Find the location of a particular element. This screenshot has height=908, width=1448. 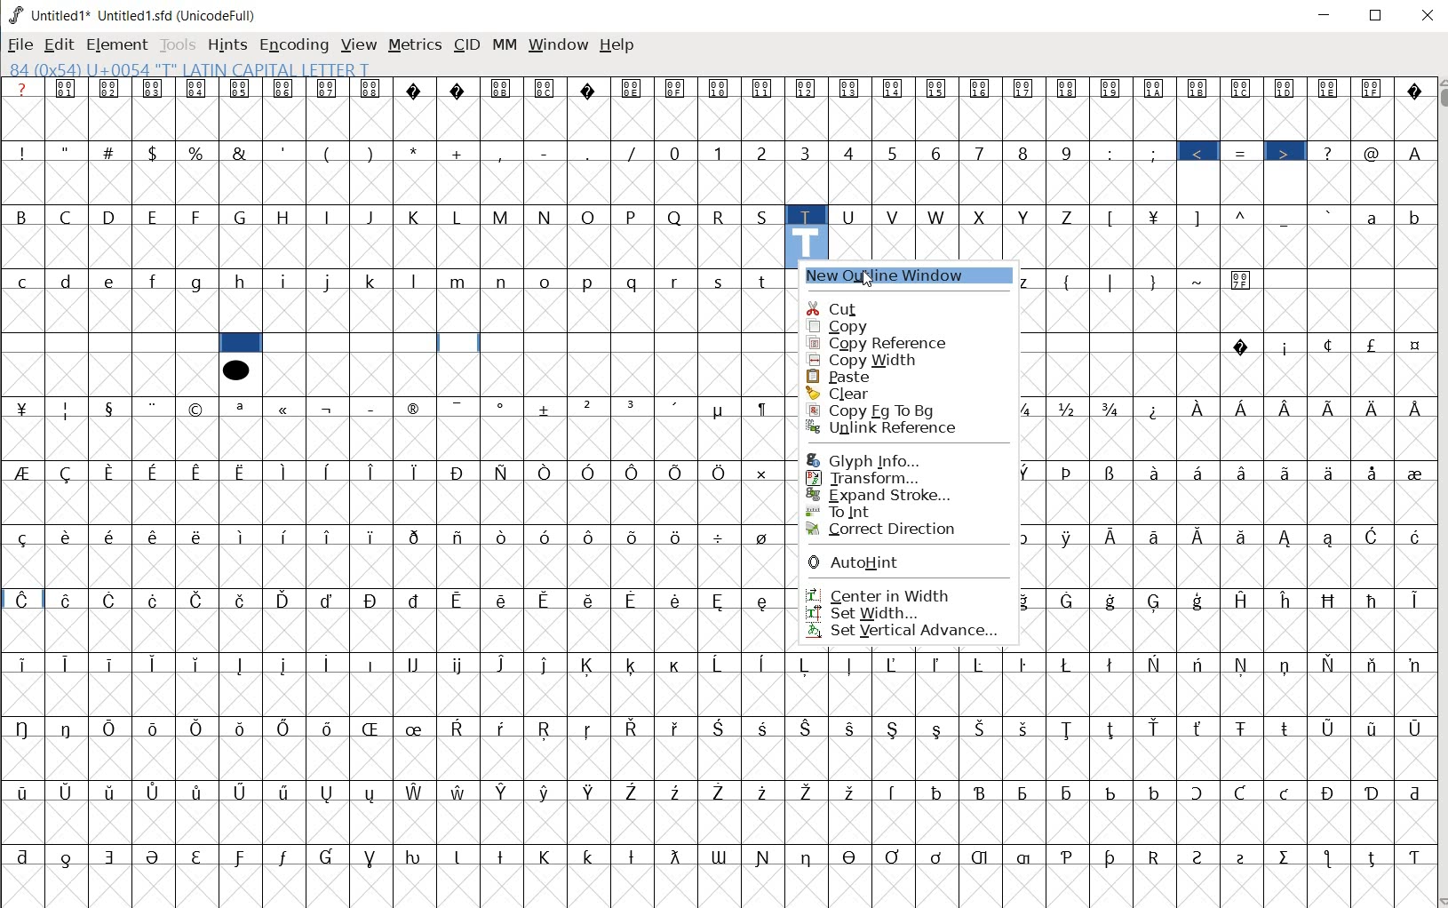

Symbol is located at coordinates (591, 729).